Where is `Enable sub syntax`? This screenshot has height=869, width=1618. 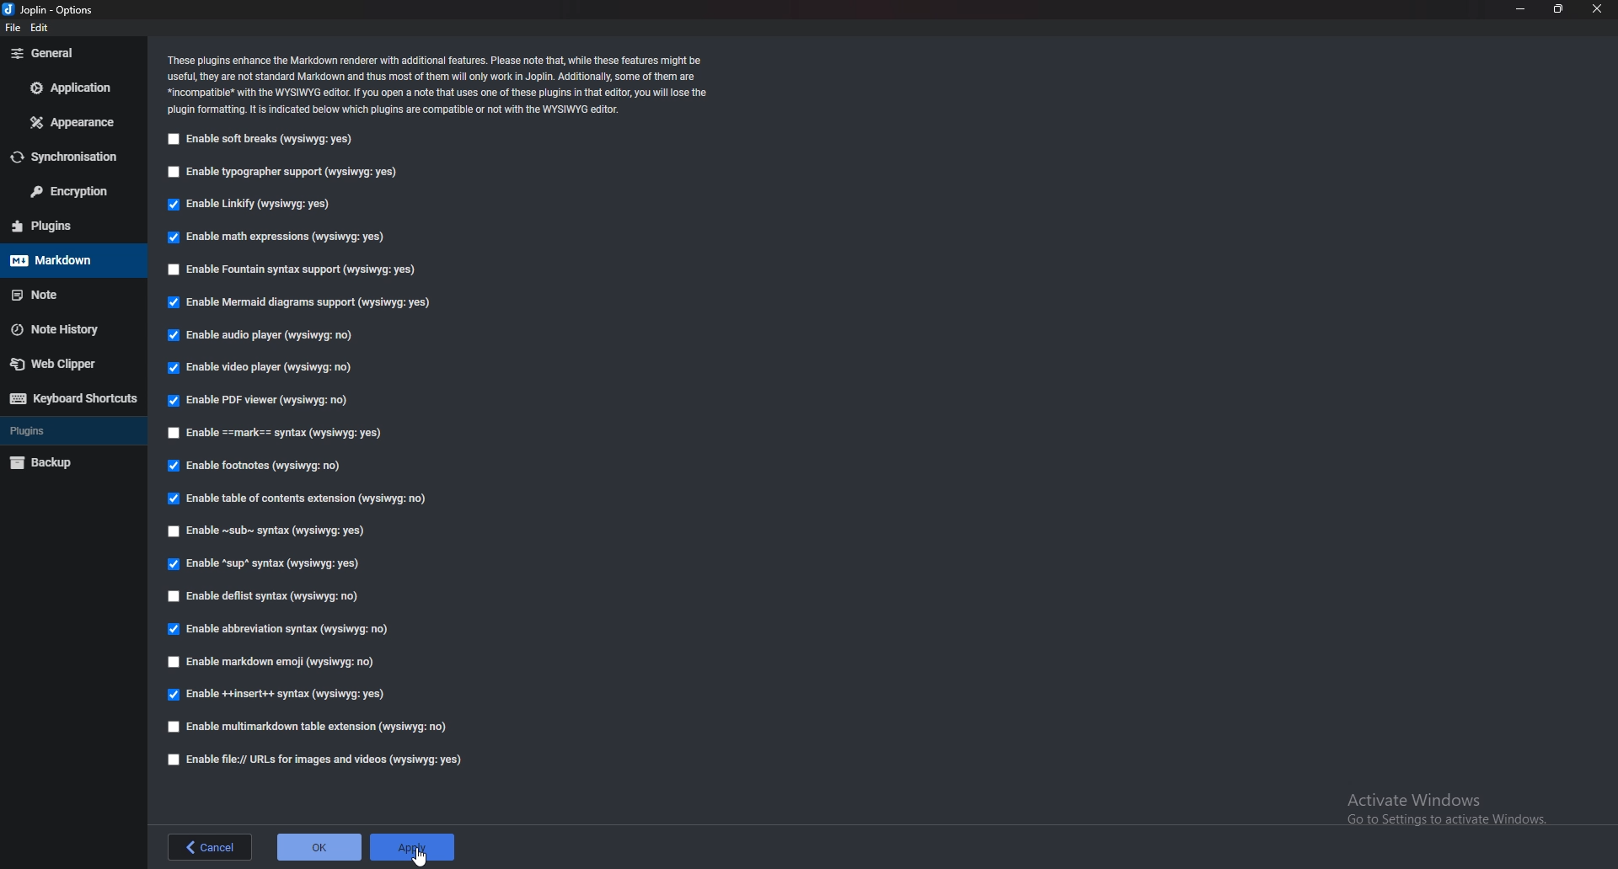 Enable sub syntax is located at coordinates (271, 533).